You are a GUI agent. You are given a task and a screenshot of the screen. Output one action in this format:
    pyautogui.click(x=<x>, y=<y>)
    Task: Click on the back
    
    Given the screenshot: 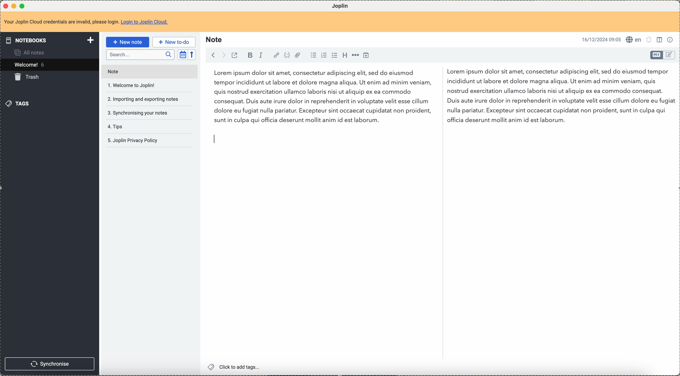 What is the action you would take?
    pyautogui.click(x=212, y=55)
    